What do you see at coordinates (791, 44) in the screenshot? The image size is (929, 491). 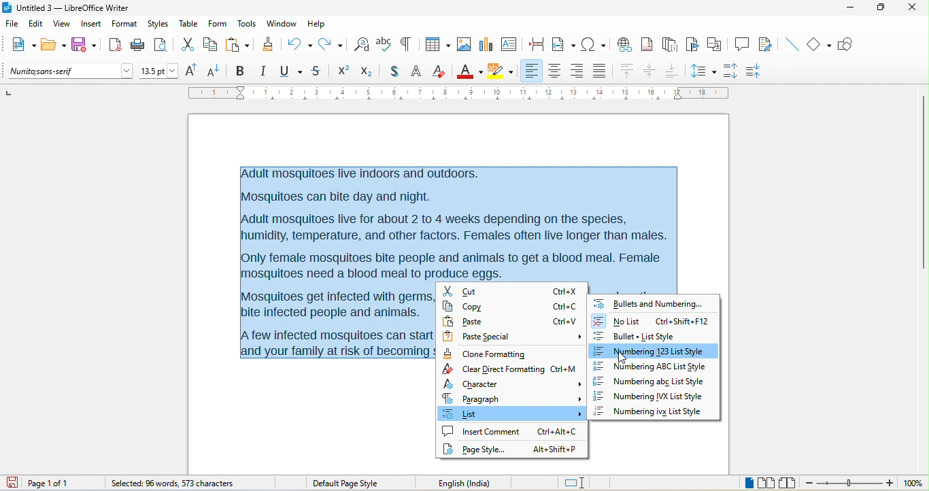 I see `insert line` at bounding box center [791, 44].